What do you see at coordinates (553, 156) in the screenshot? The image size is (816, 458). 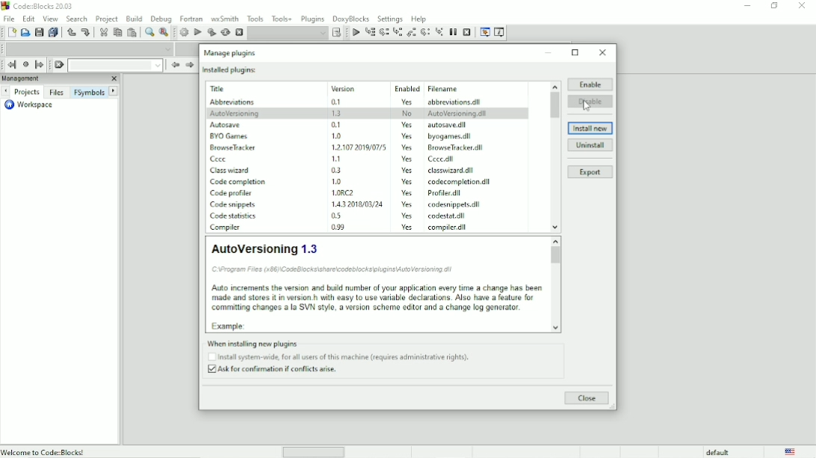 I see `Vertical scrollbar` at bounding box center [553, 156].